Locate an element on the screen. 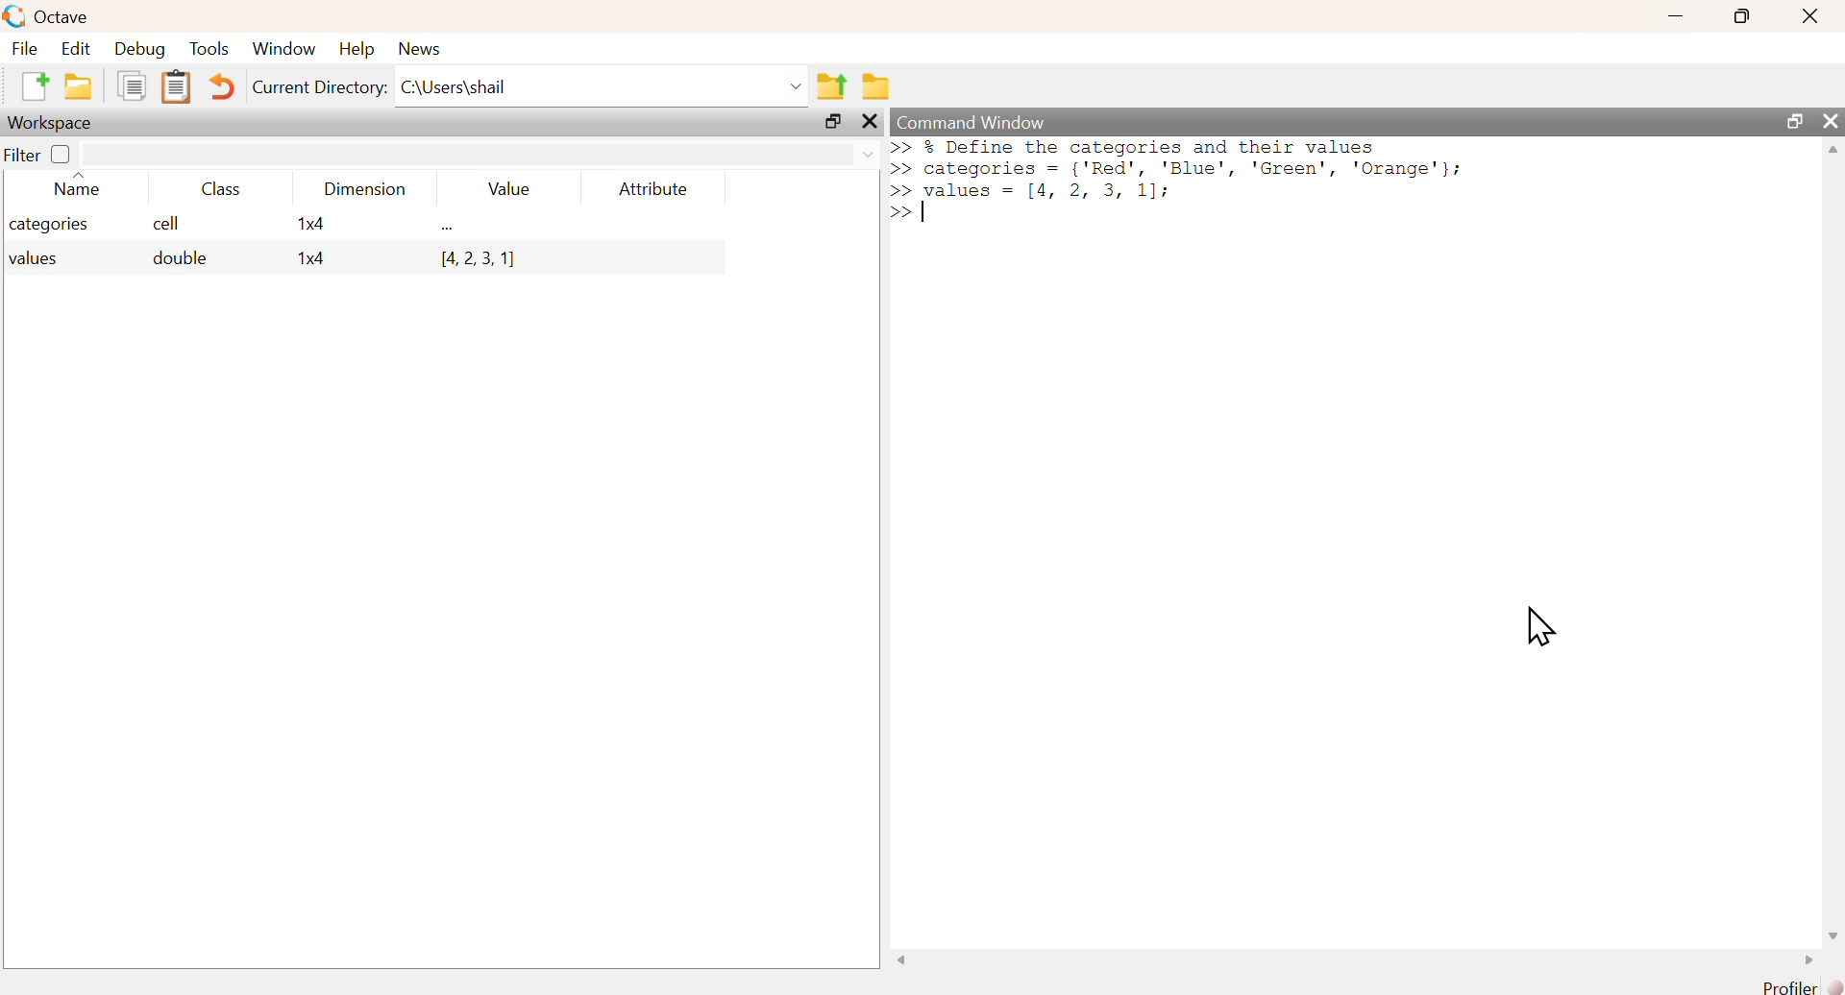  Edit is located at coordinates (75, 49).